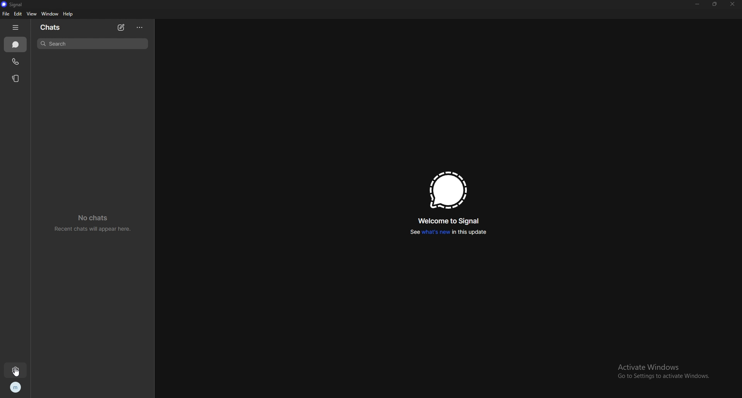 This screenshot has width=742, height=398. What do you see at coordinates (140, 27) in the screenshot?
I see `options` at bounding box center [140, 27].